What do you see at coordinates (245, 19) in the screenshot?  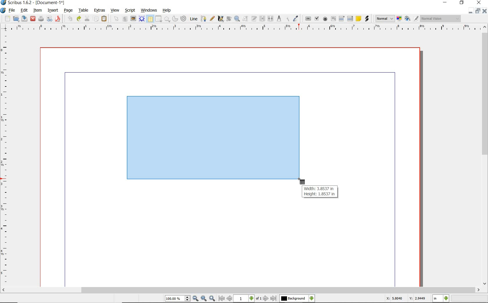 I see `edit contents of frame` at bounding box center [245, 19].